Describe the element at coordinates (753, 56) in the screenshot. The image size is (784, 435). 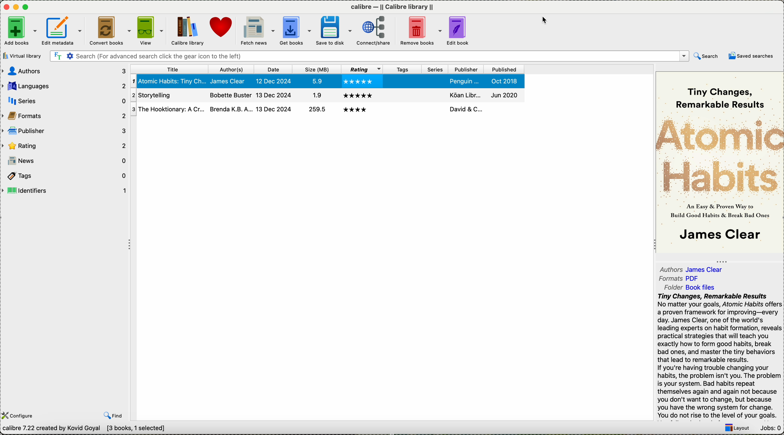
I see `saved searches` at that location.